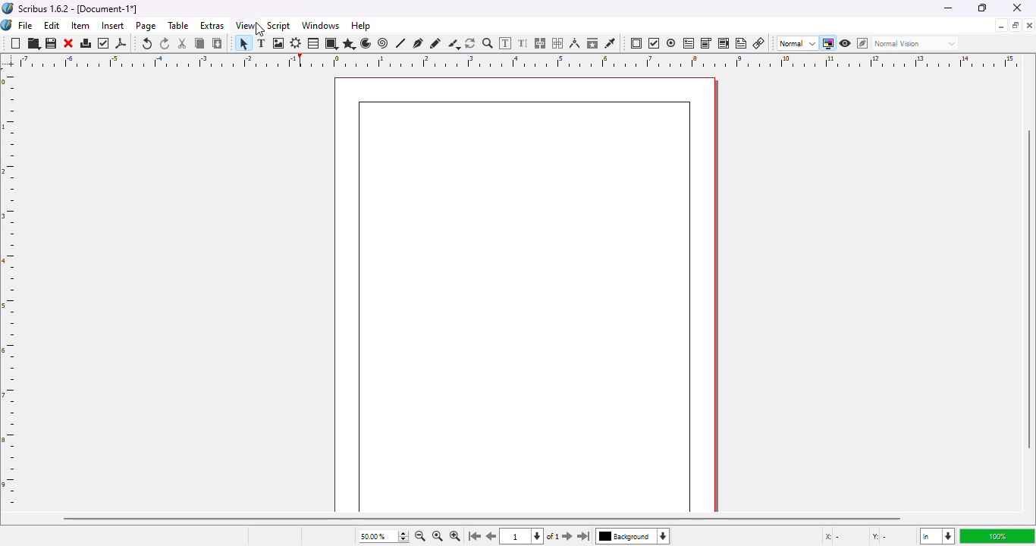 This screenshot has width=1036, height=546. Describe the element at coordinates (7, 25) in the screenshot. I see `logo` at that location.